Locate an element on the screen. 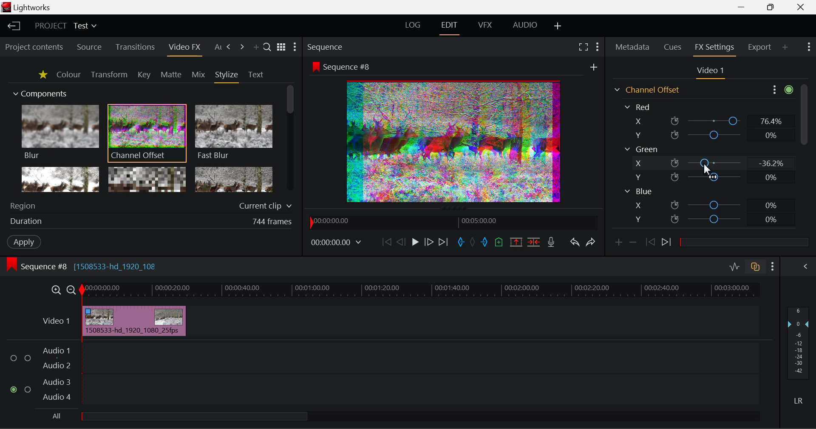 This screenshot has width=816, height=429. DRAG_TO Cursor Position is located at coordinates (706, 169).